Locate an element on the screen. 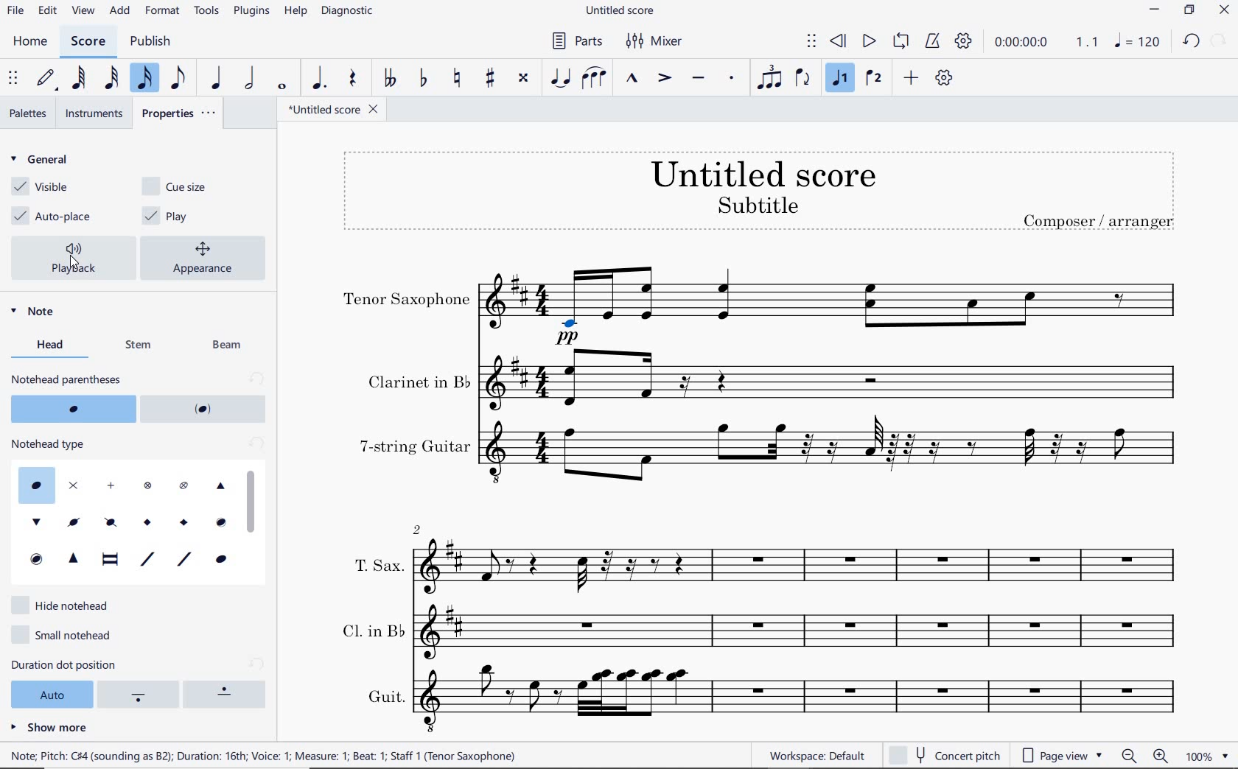 The image size is (1238, 769). AUGMENTATION DOT is located at coordinates (321, 79).